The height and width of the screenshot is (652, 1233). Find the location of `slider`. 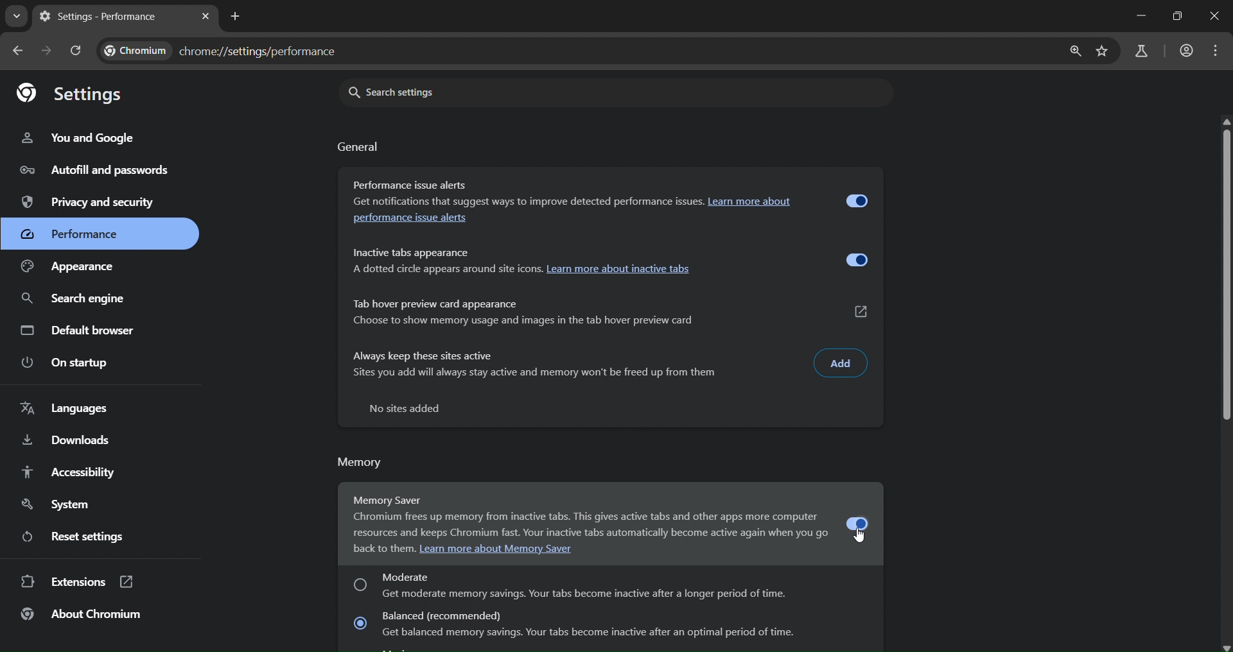

slider is located at coordinates (1224, 268).